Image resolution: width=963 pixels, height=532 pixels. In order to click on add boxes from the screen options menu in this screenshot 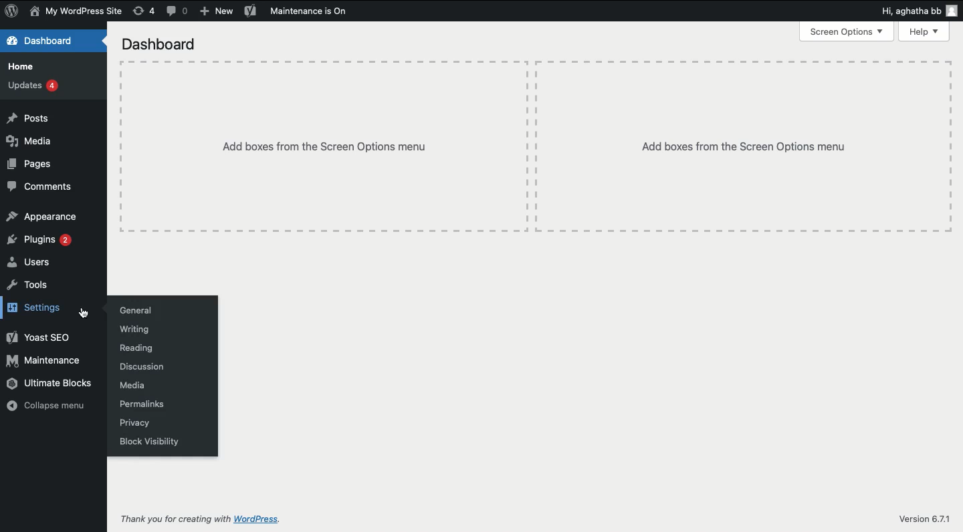, I will do `click(747, 147)`.